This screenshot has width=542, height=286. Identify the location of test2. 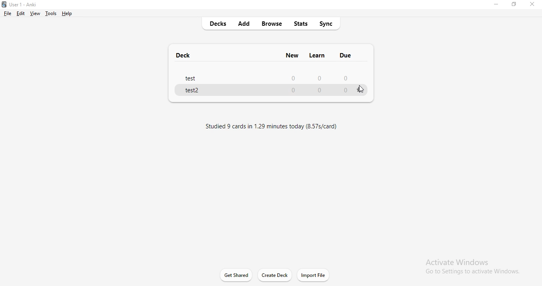
(193, 92).